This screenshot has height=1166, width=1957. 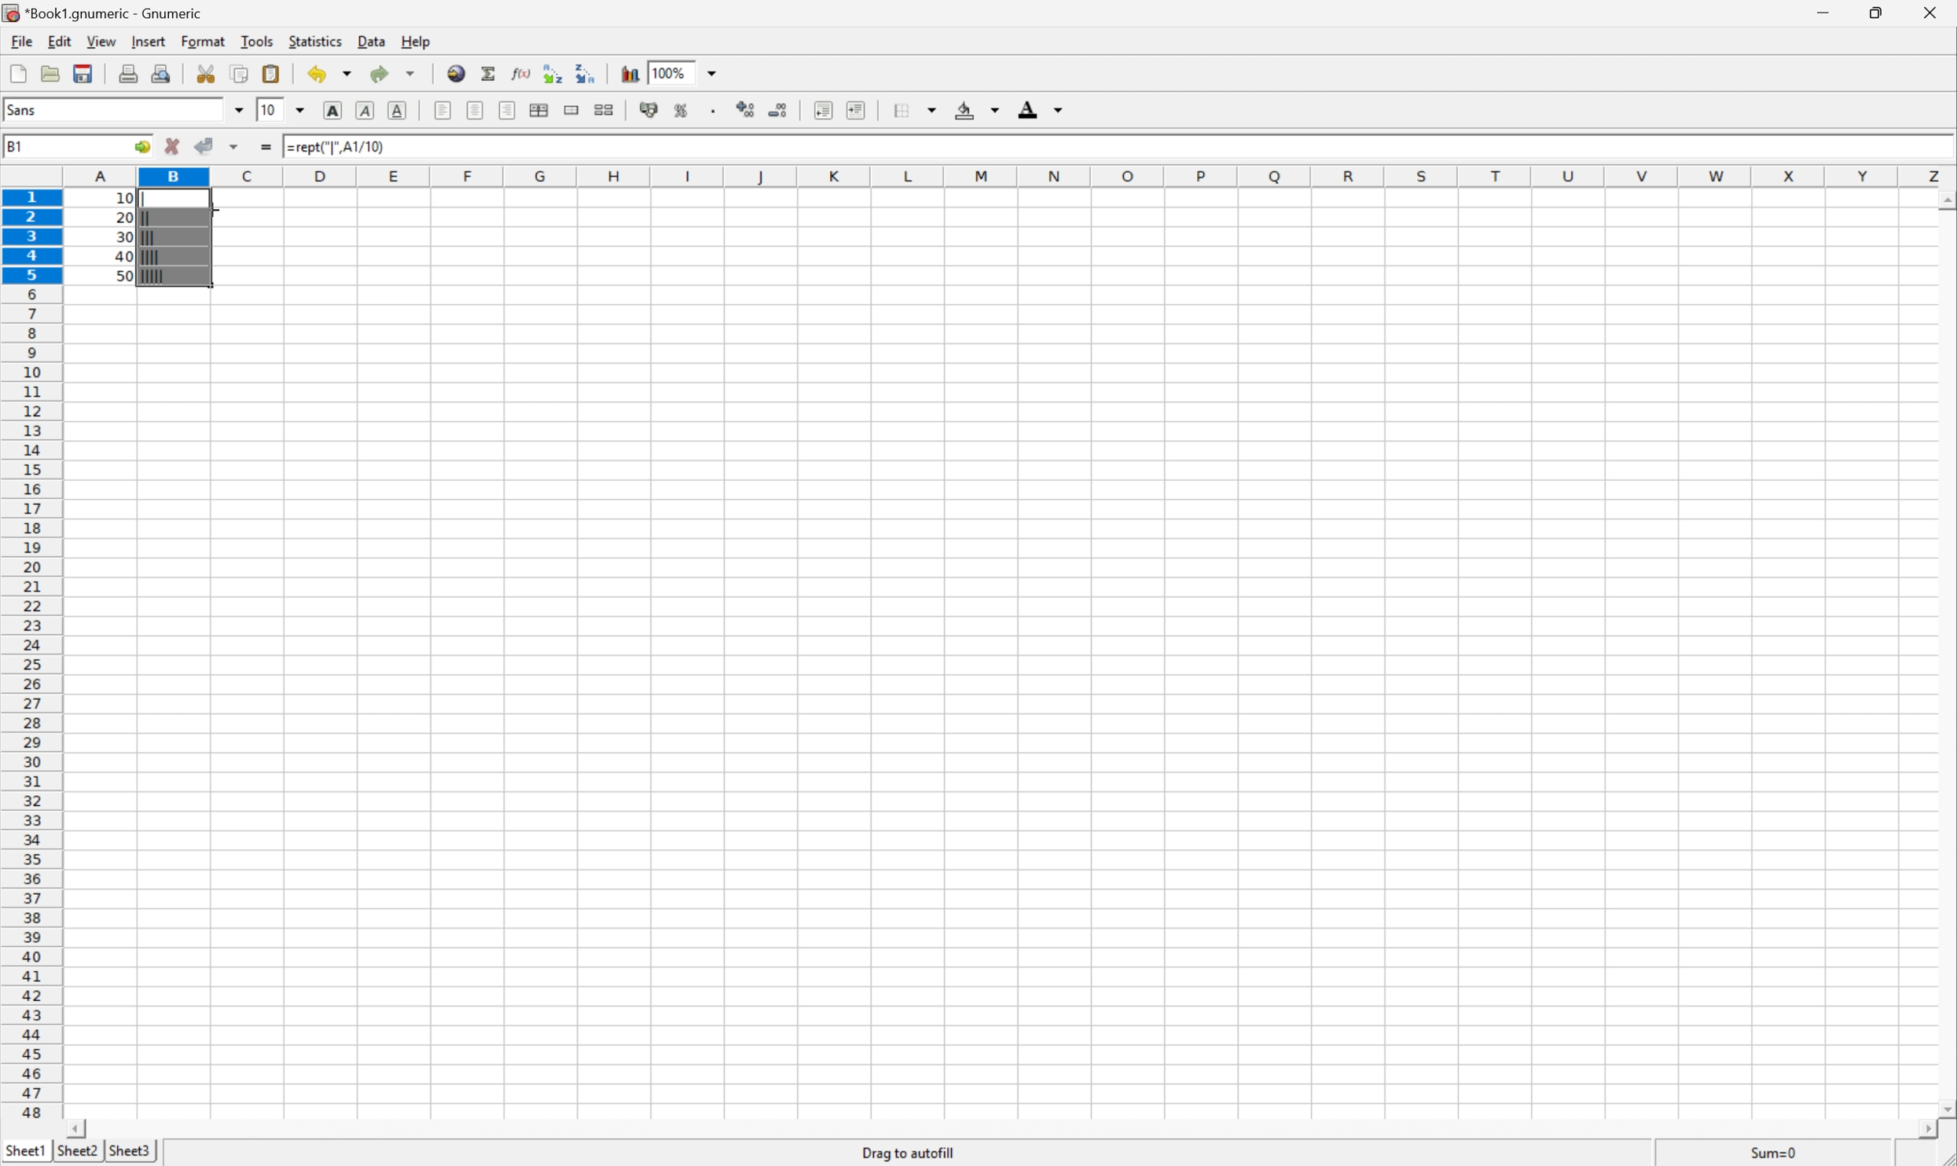 What do you see at coordinates (59, 40) in the screenshot?
I see `Edit` at bounding box center [59, 40].